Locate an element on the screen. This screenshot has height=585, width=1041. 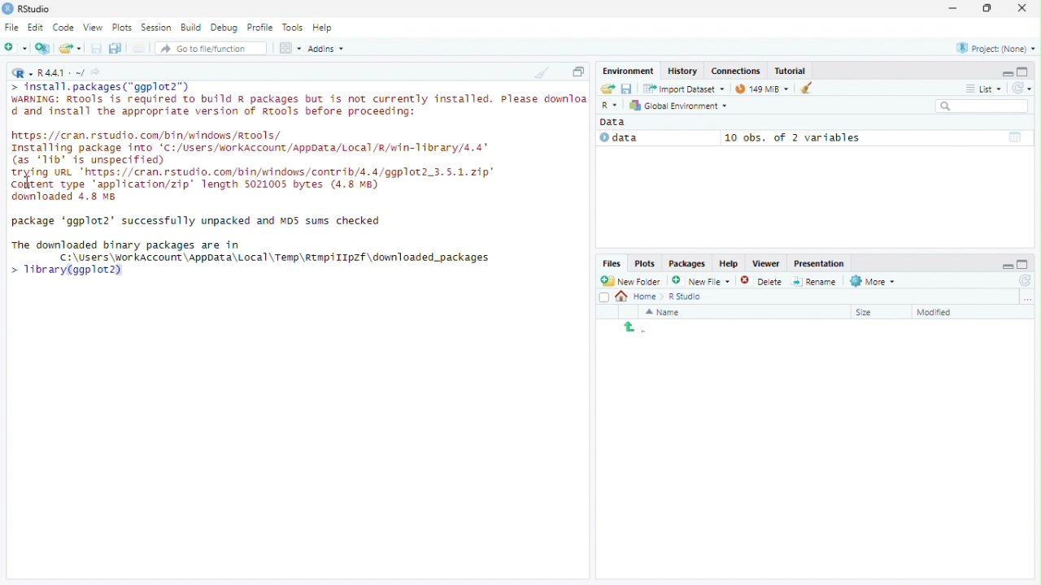
Create a new file is located at coordinates (16, 48).